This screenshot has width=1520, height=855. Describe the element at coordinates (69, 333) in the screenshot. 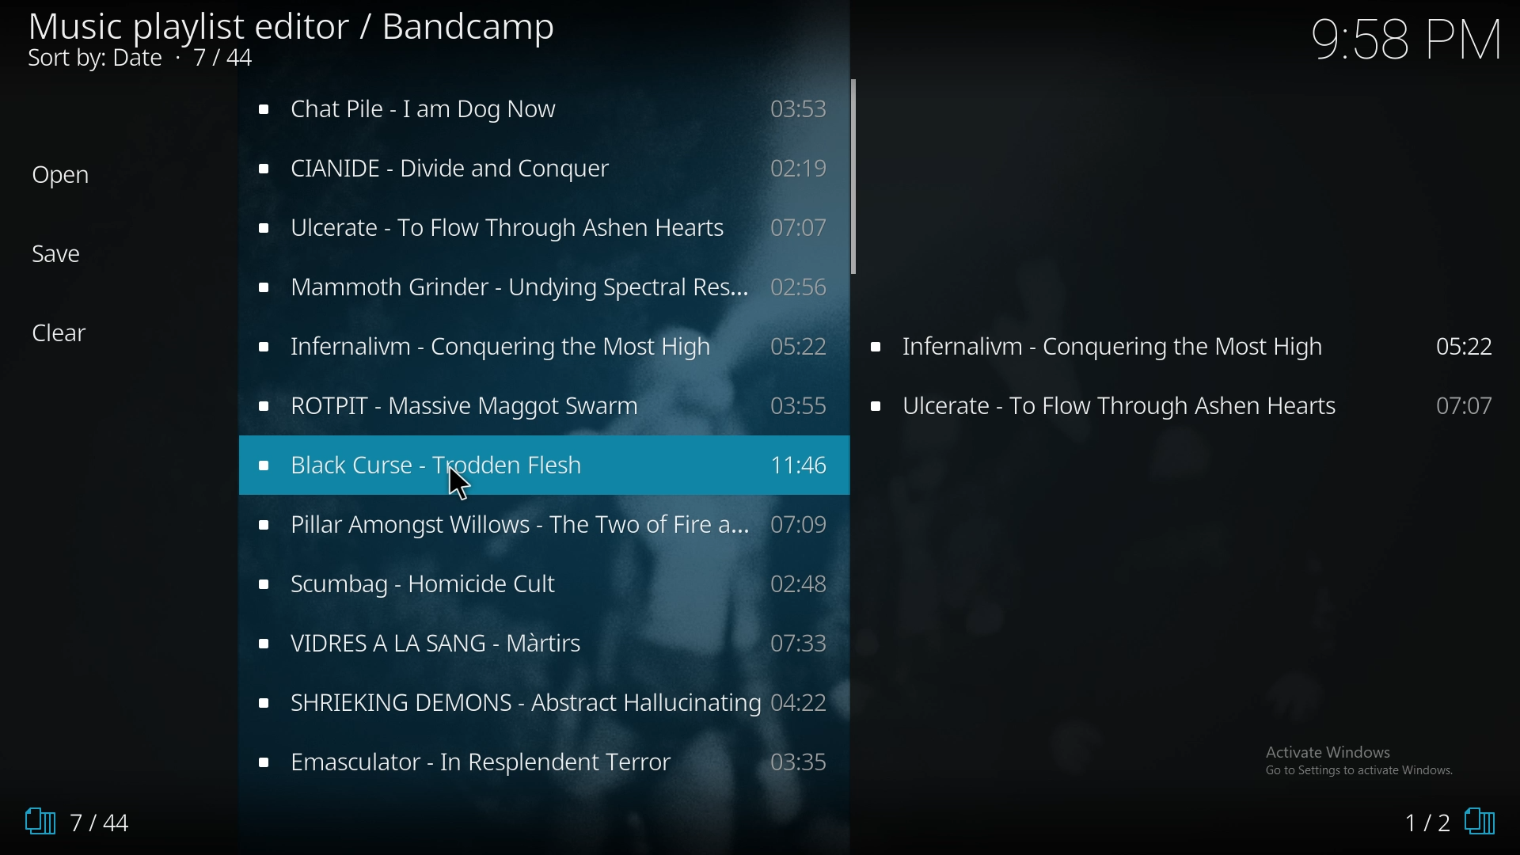

I see `Clear` at that location.